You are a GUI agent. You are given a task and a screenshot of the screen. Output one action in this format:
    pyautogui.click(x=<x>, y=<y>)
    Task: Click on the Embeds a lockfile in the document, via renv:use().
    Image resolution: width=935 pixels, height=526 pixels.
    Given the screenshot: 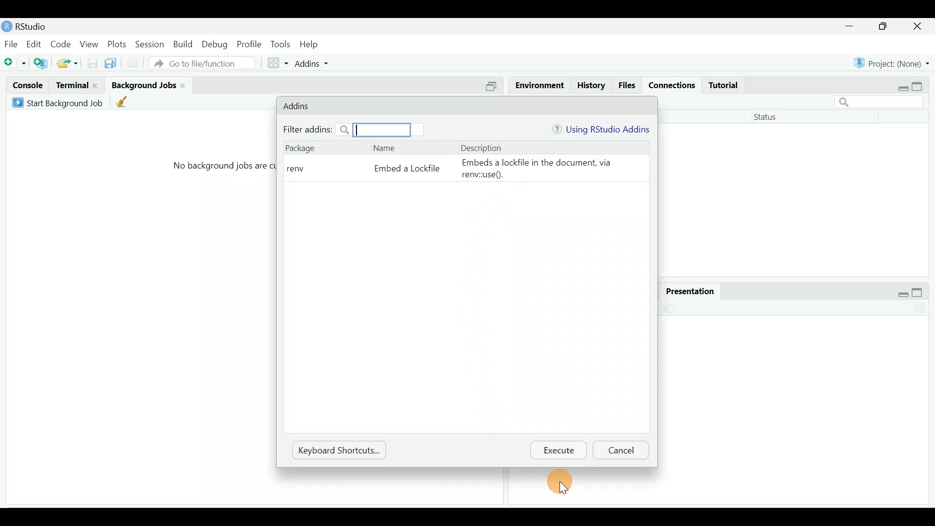 What is the action you would take?
    pyautogui.click(x=547, y=169)
    